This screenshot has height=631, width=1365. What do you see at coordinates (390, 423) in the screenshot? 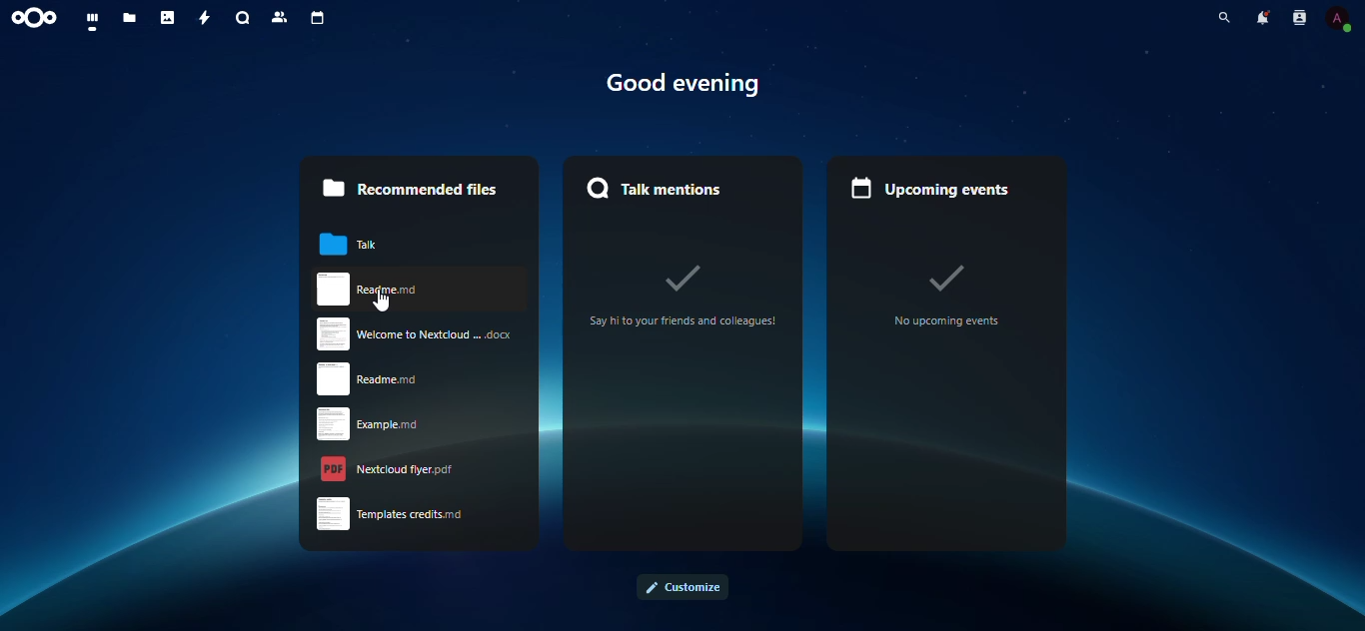
I see `Example.md` at bounding box center [390, 423].